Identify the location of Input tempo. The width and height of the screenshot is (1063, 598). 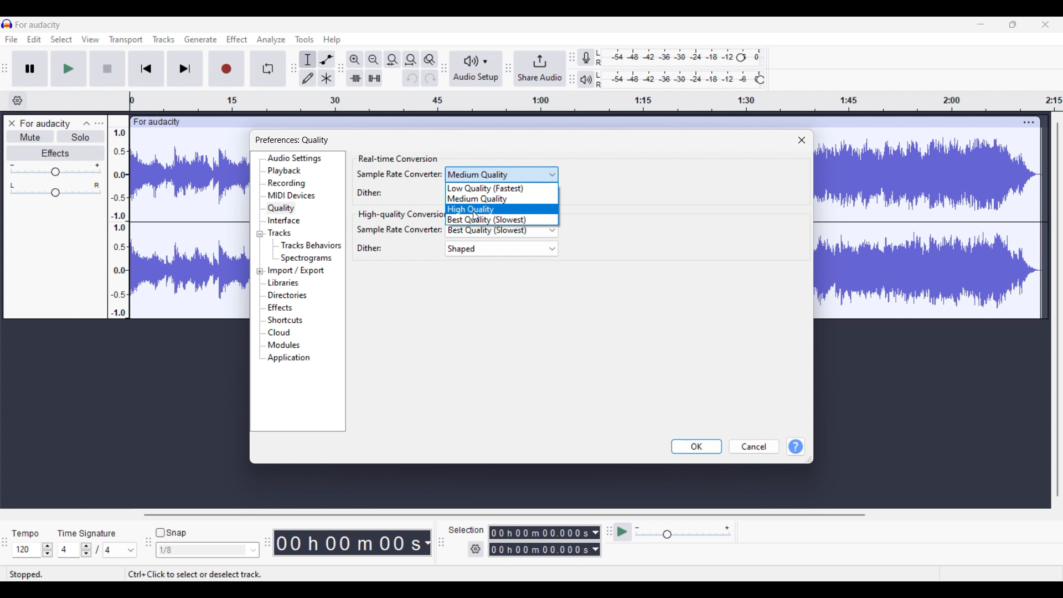
(26, 550).